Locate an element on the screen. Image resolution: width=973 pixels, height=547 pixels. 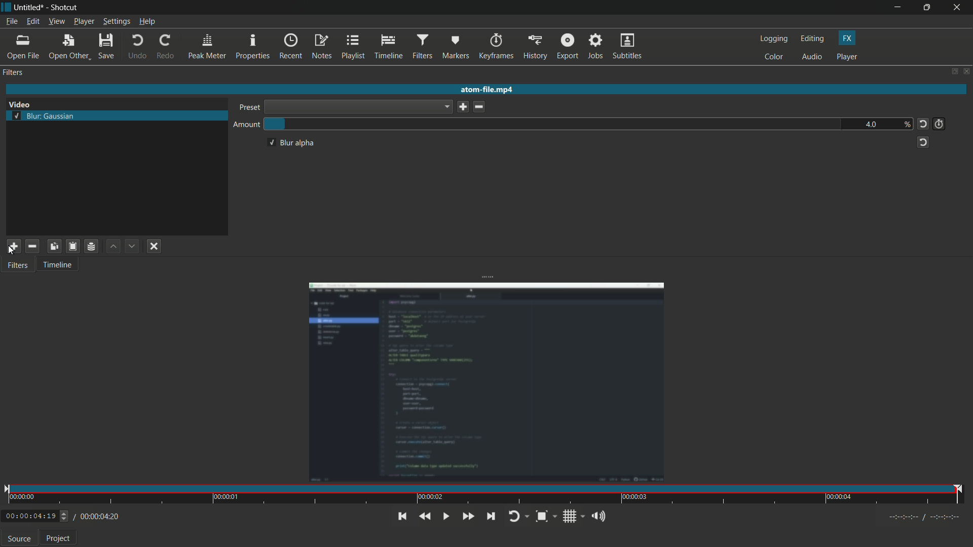
reset to default is located at coordinates (923, 124).